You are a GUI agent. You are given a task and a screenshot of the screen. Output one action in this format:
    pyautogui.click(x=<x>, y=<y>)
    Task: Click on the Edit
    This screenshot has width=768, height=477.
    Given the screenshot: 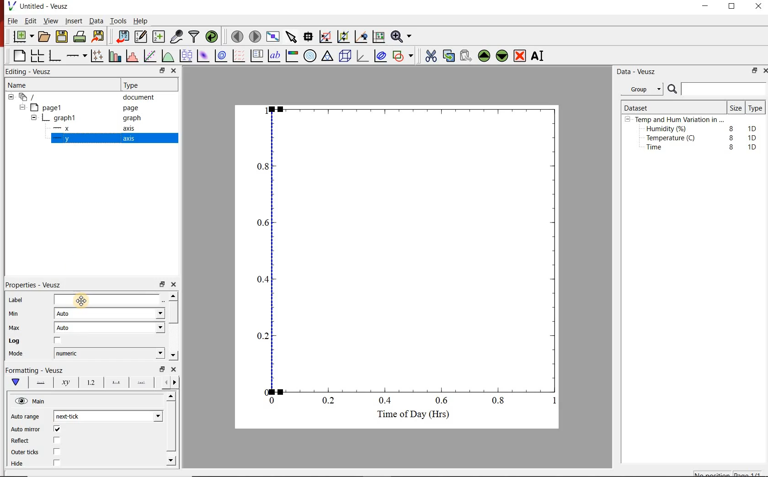 What is the action you would take?
    pyautogui.click(x=31, y=22)
    